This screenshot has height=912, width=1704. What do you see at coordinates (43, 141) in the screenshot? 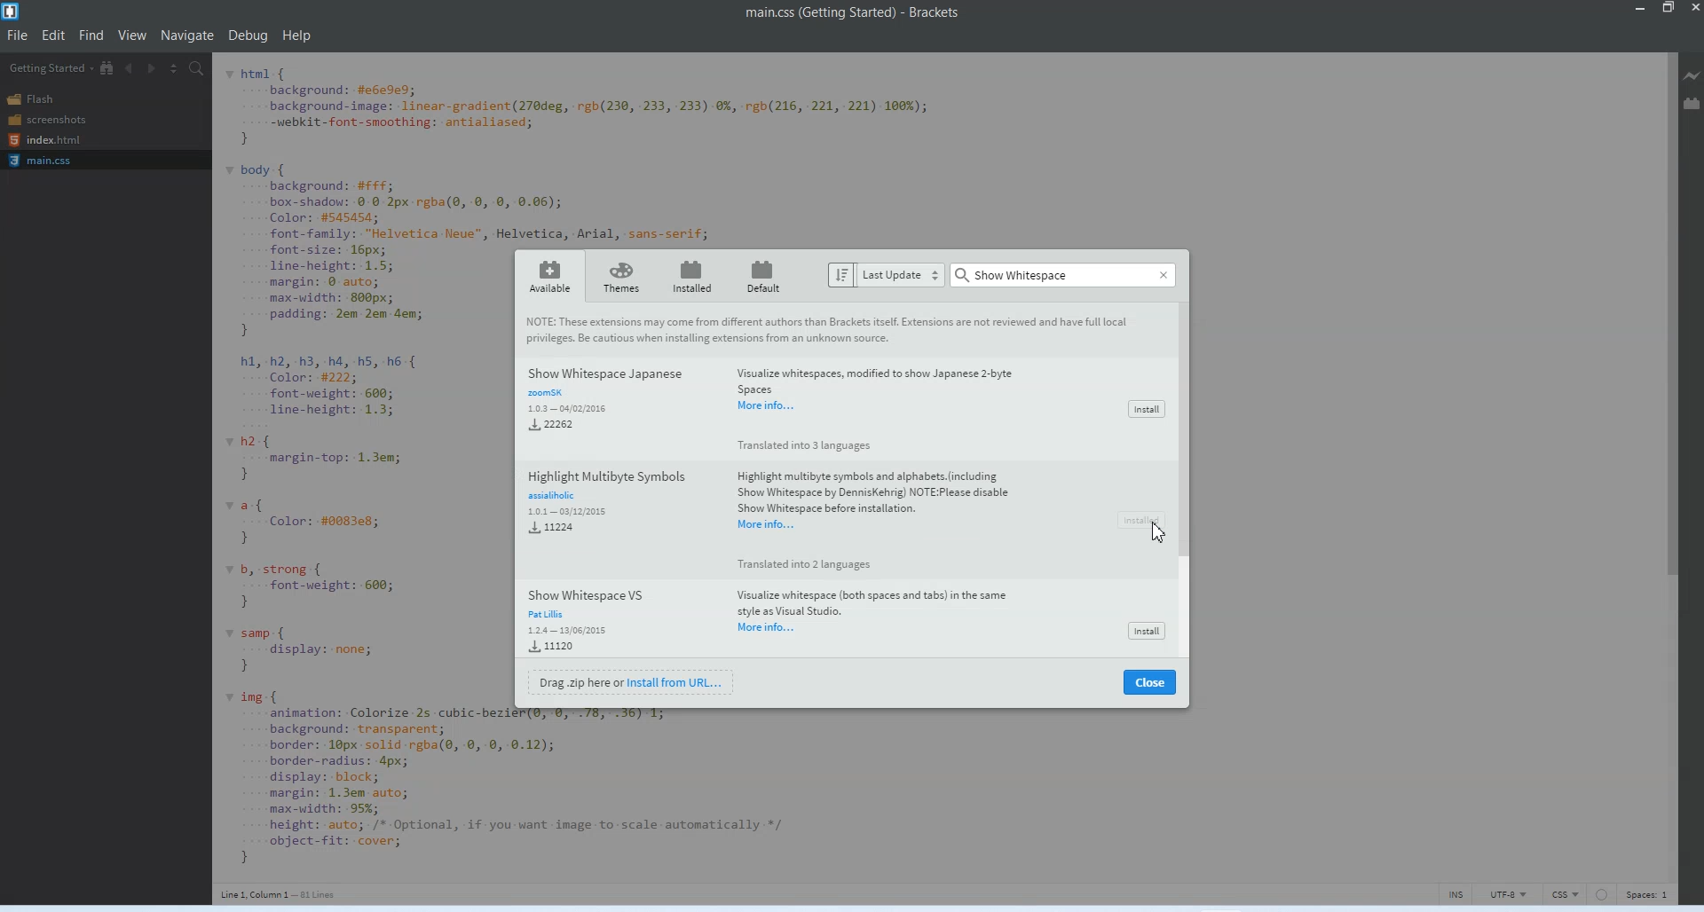
I see `Index.html` at bounding box center [43, 141].